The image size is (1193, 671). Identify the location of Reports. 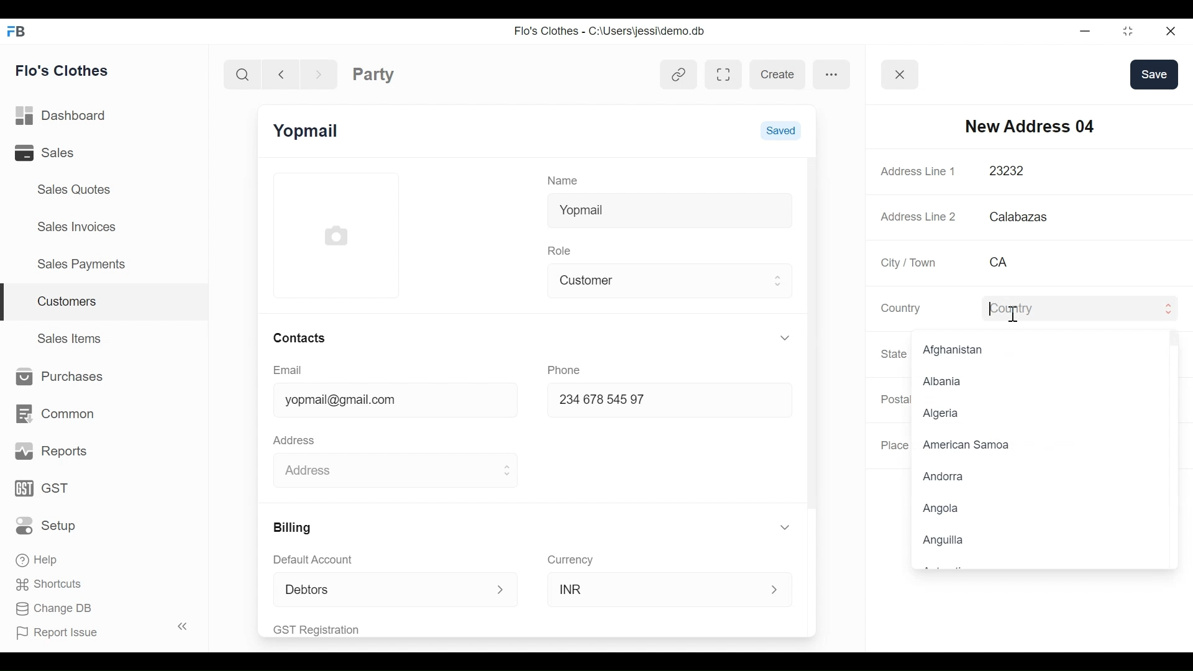
(52, 452).